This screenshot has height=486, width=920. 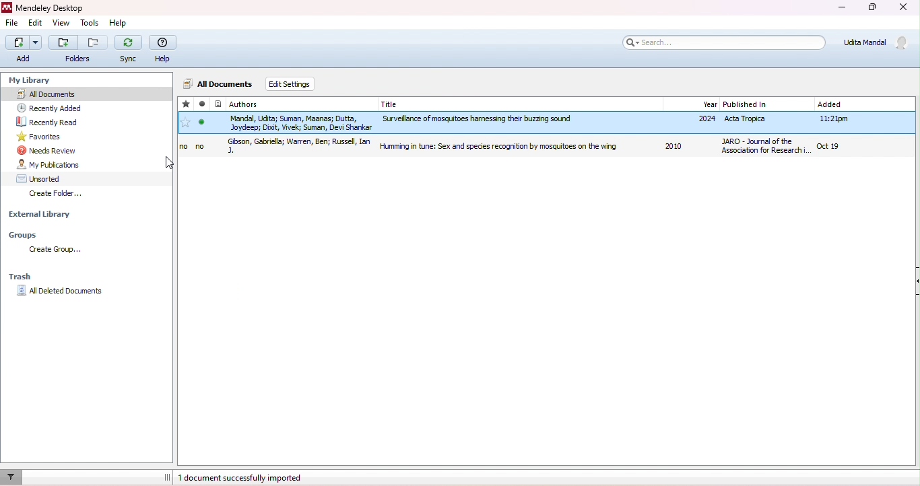 What do you see at coordinates (199, 147) in the screenshot?
I see `no` at bounding box center [199, 147].